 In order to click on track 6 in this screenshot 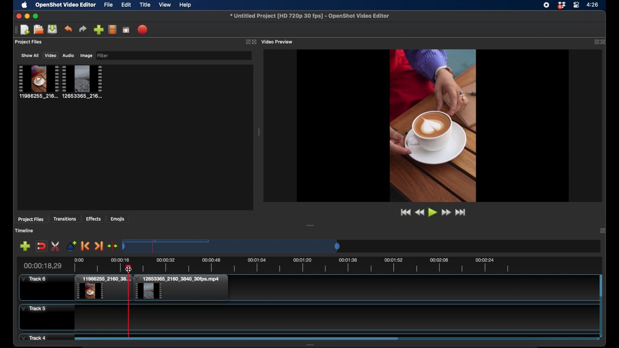, I will do `click(34, 279)`.